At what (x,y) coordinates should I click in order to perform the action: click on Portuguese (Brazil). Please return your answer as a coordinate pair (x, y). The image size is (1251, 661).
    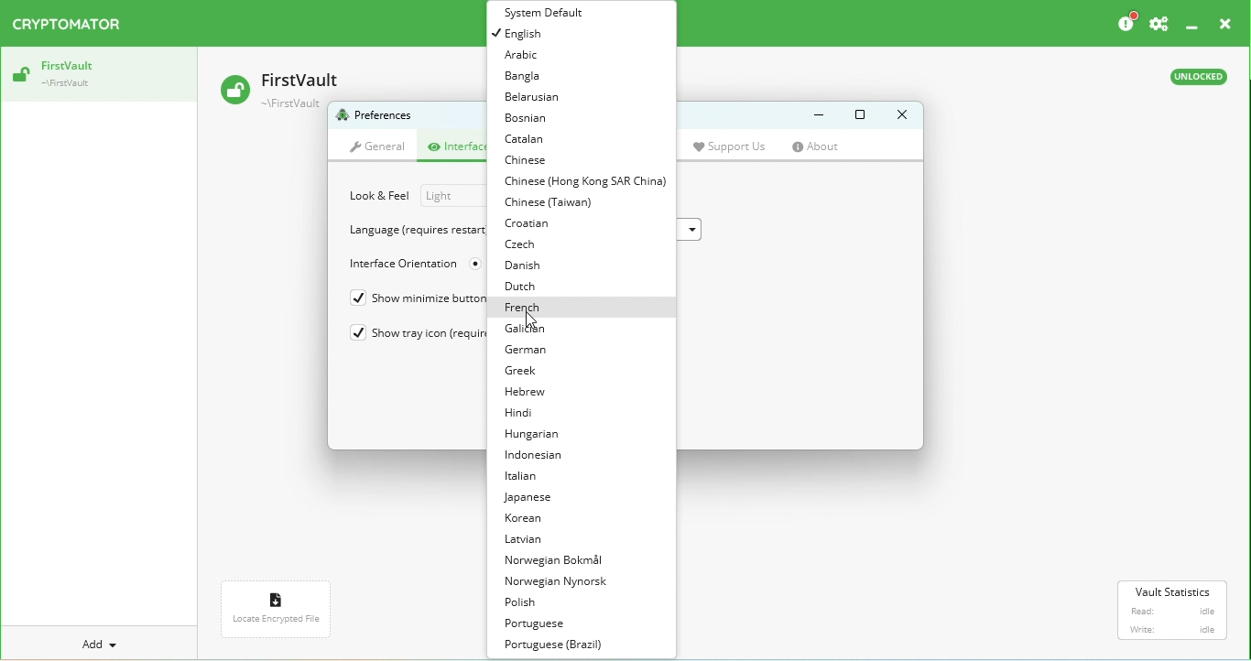
    Looking at the image, I should click on (560, 646).